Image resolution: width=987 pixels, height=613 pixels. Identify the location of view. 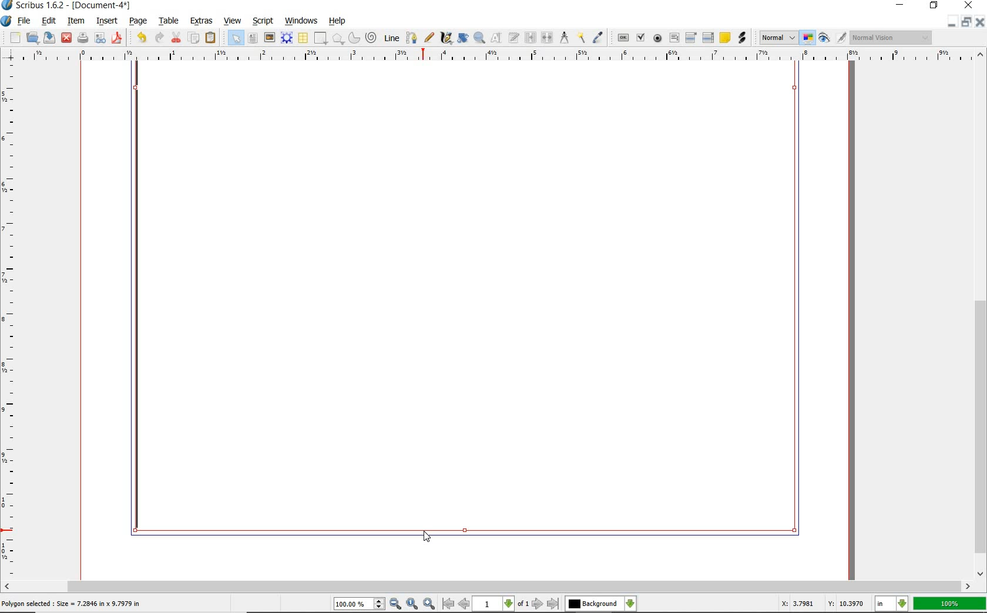
(233, 21).